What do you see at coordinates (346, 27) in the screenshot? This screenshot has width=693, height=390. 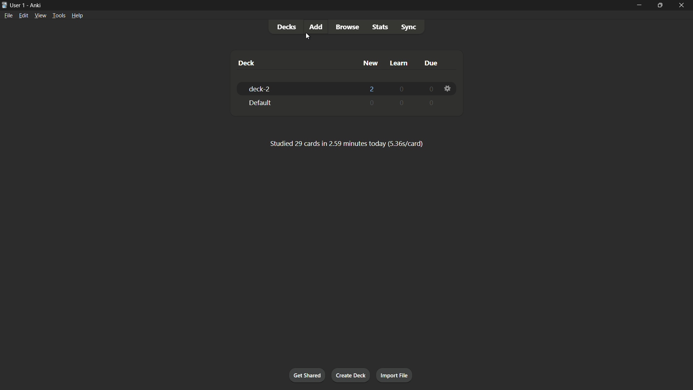 I see `browse` at bounding box center [346, 27].